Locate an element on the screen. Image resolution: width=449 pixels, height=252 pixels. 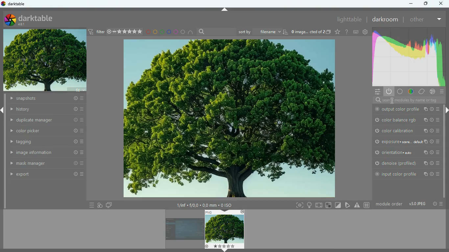
history is located at coordinates (47, 109).